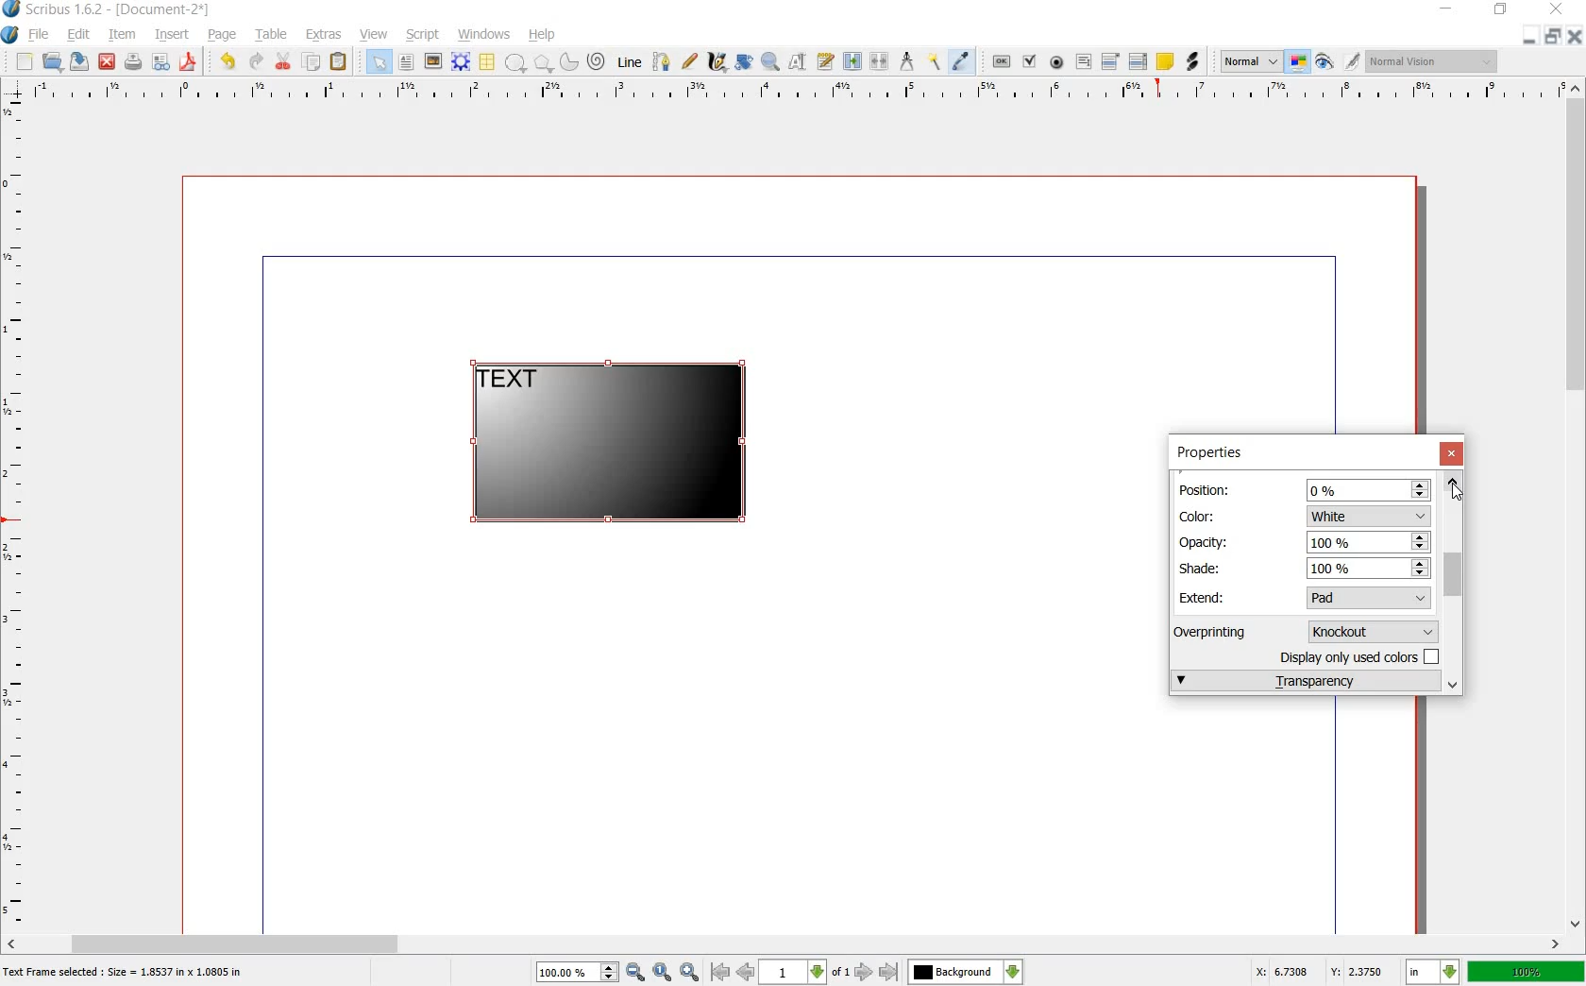 The height and width of the screenshot is (986, 1586). Describe the element at coordinates (1191, 62) in the screenshot. I see `link annotation` at that location.